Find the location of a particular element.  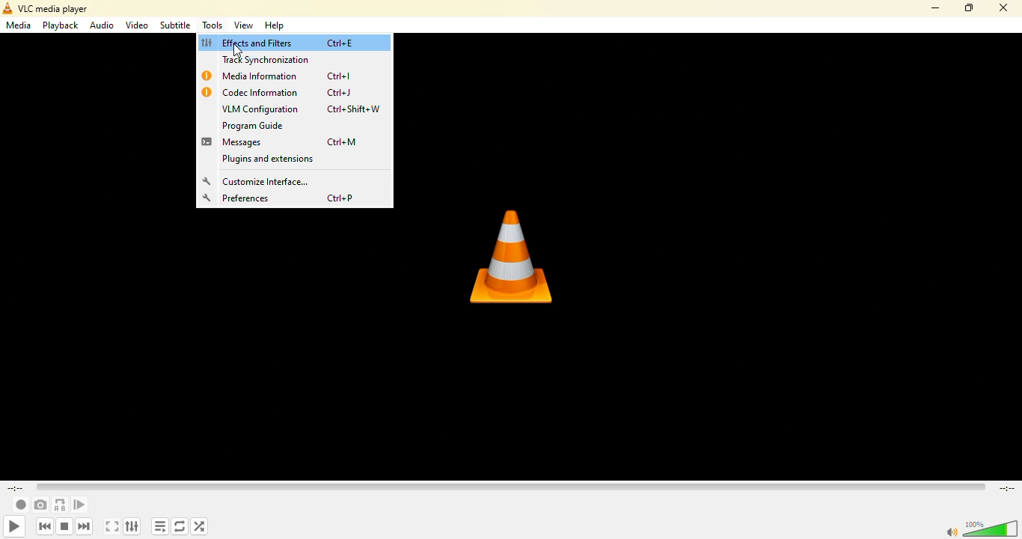

random is located at coordinates (200, 524).